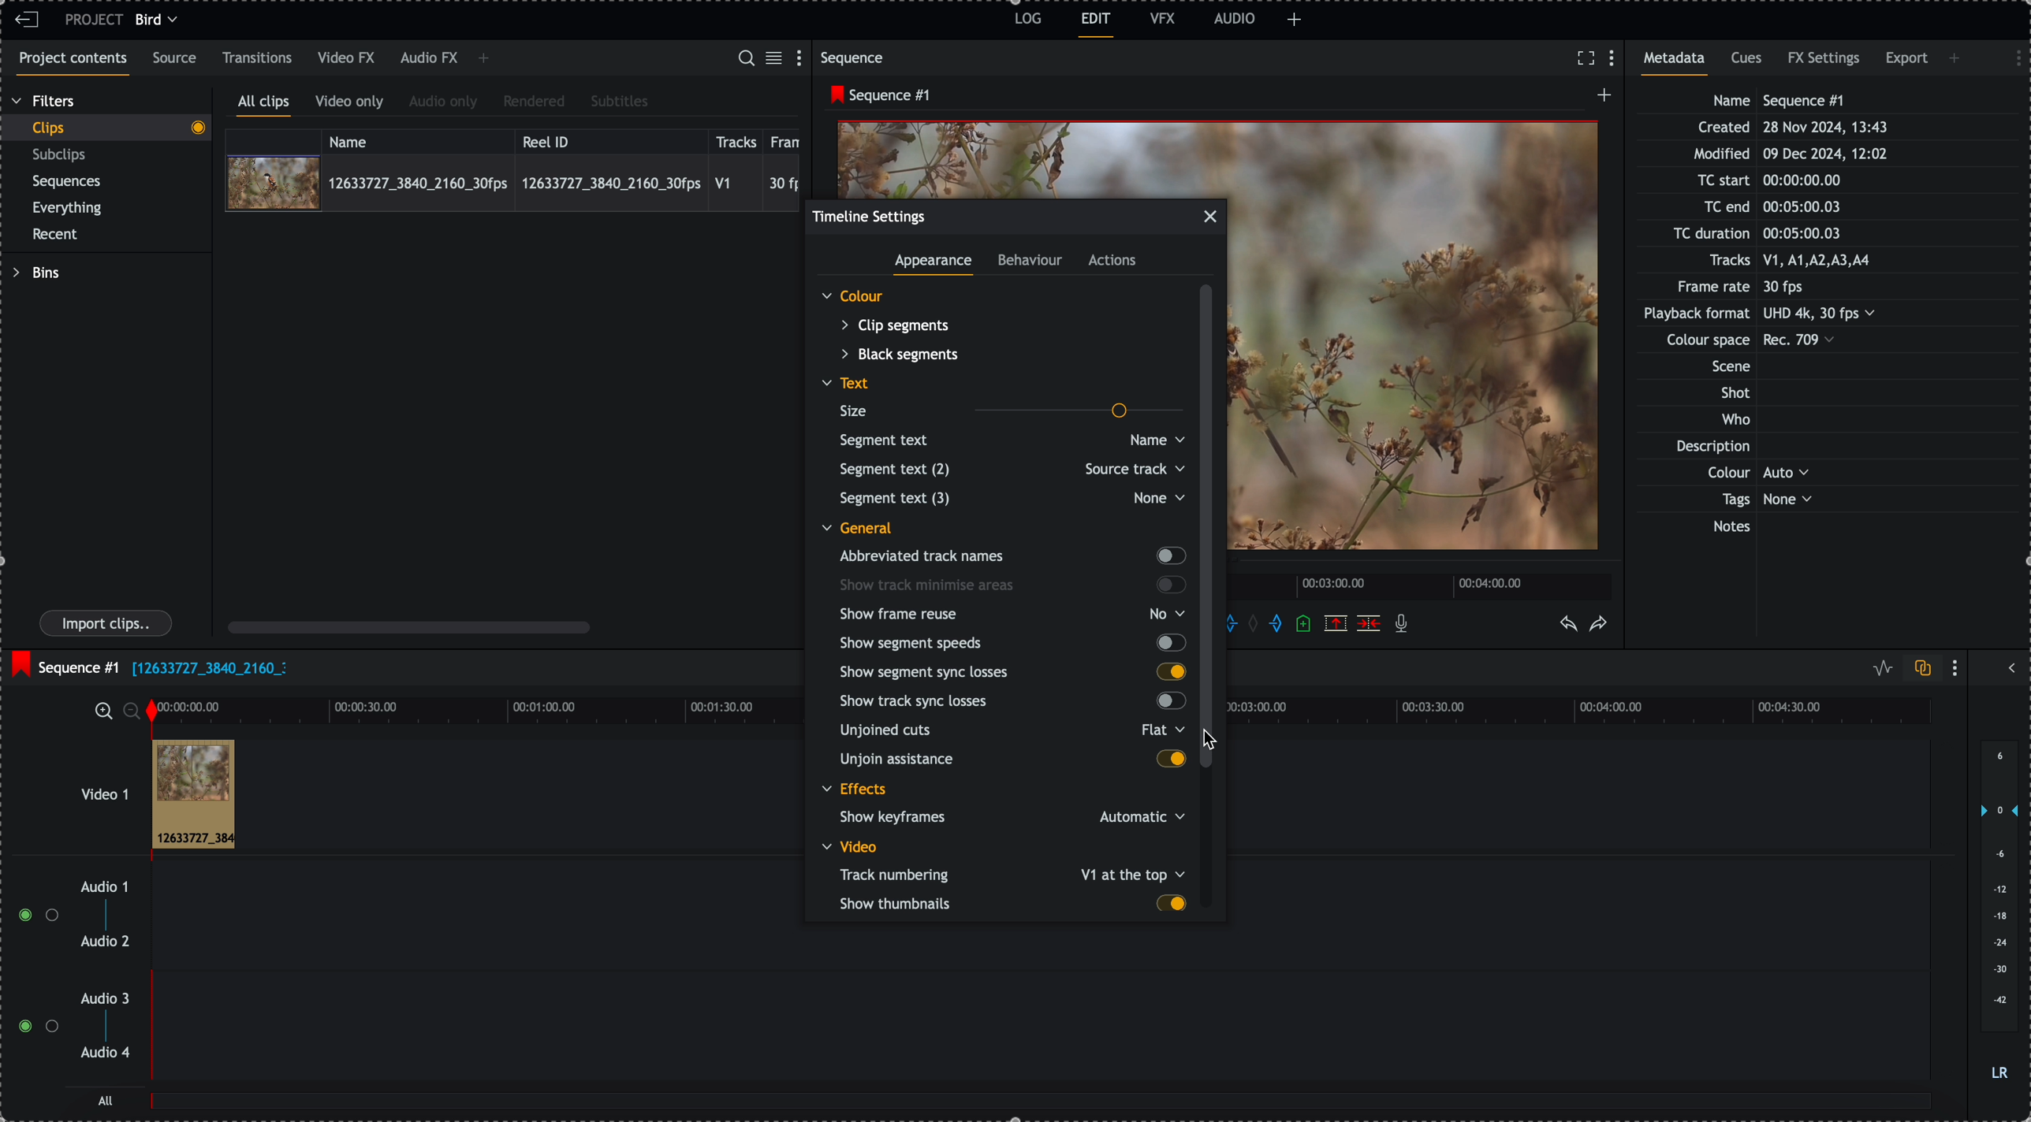  I want to click on segment text, so click(1008, 440).